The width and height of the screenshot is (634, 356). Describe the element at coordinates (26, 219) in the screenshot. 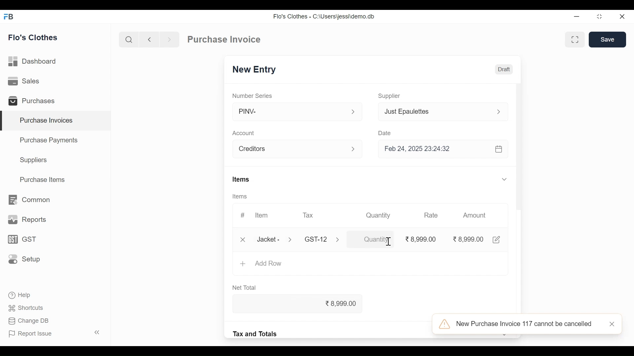

I see `Reports` at that location.